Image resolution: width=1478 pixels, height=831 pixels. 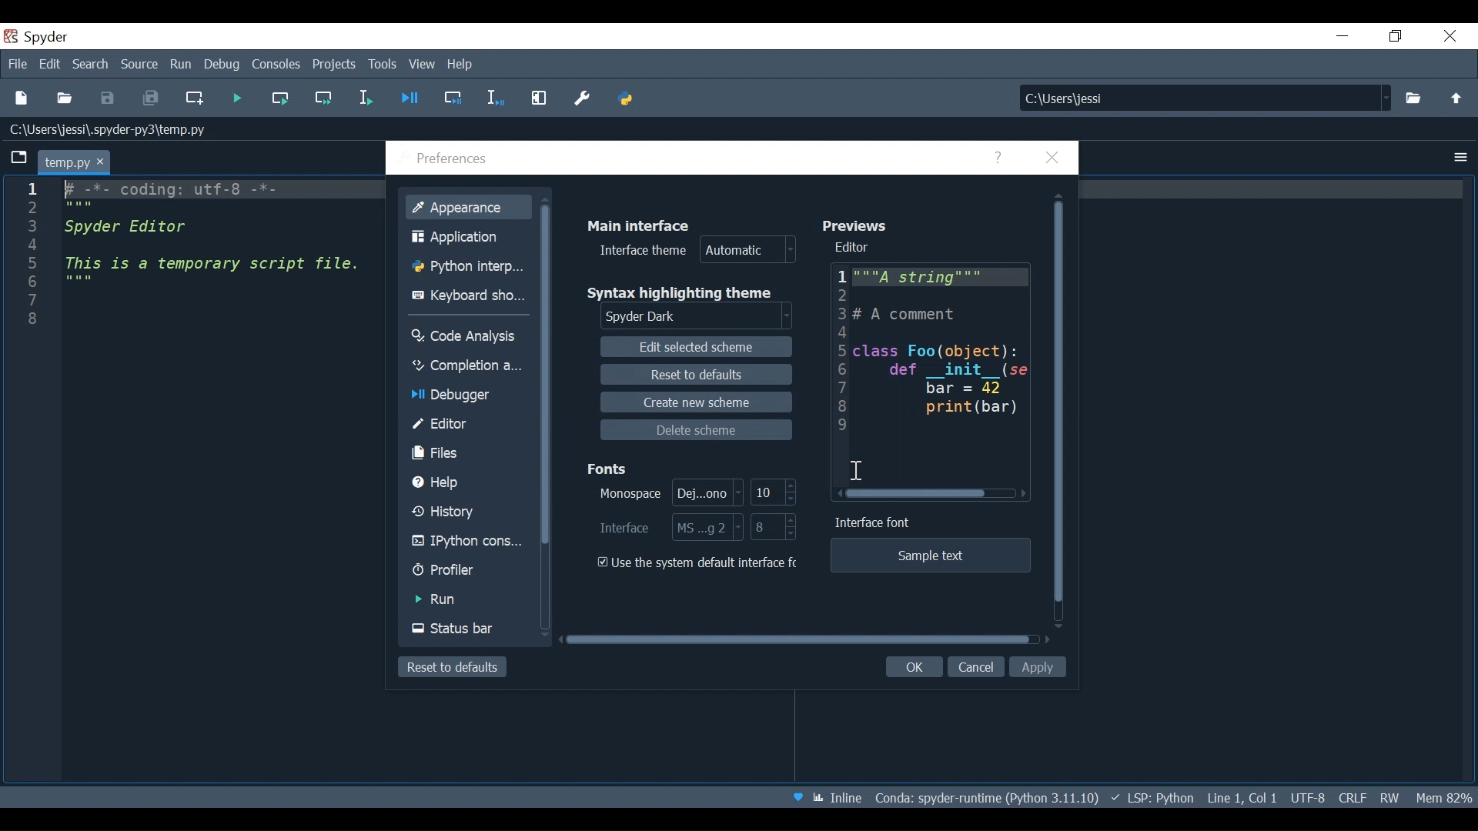 I want to click on Run the current cell, so click(x=279, y=99).